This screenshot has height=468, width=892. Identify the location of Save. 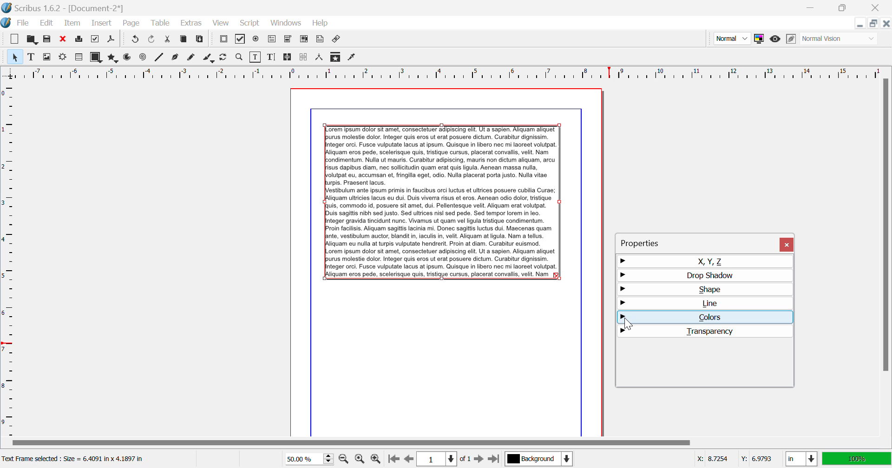
(47, 39).